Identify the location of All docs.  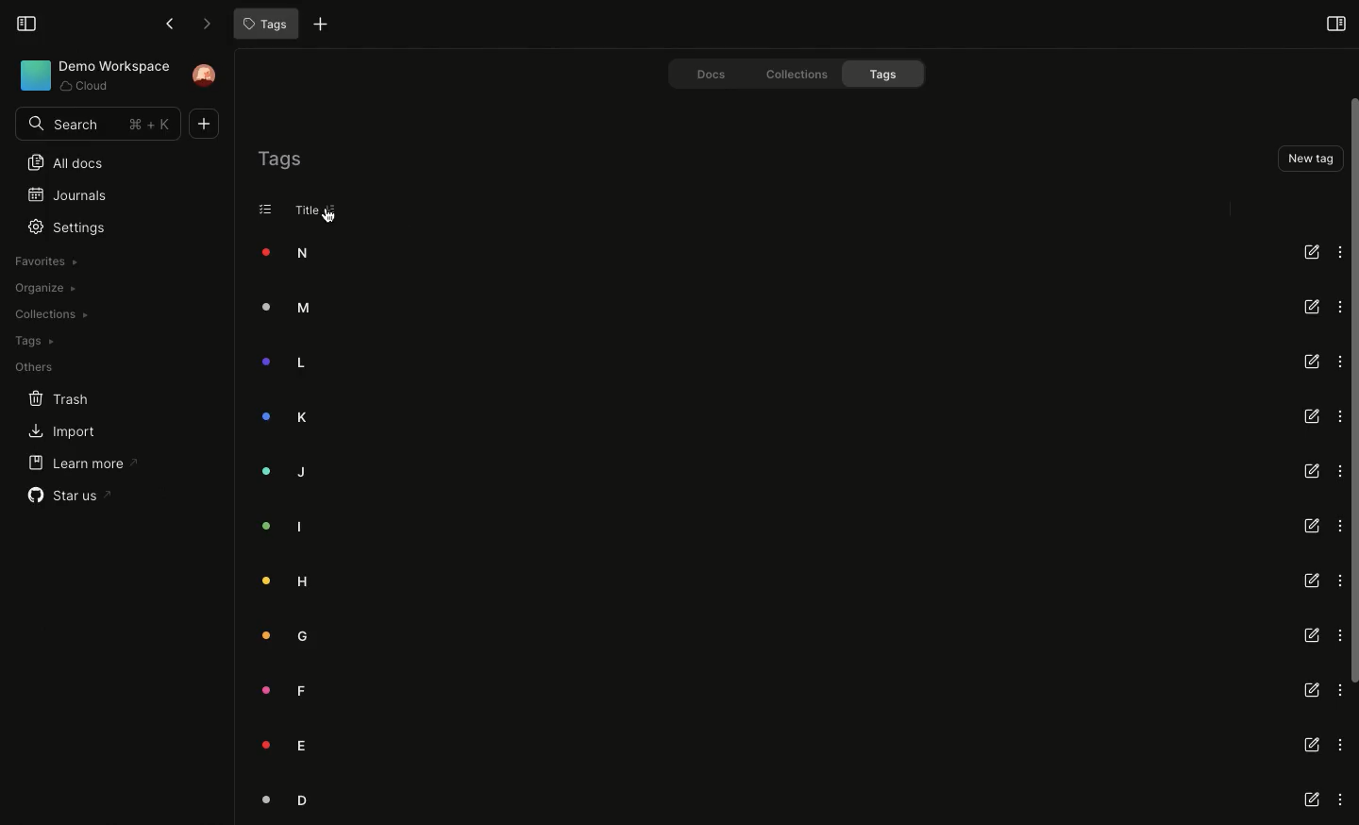
(59, 164).